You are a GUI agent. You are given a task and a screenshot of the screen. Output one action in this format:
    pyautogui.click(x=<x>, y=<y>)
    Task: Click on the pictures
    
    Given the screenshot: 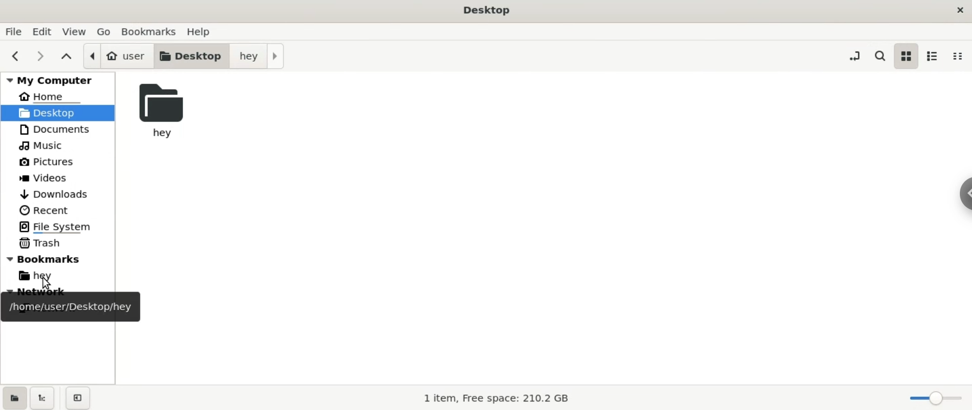 What is the action you would take?
    pyautogui.click(x=44, y=161)
    